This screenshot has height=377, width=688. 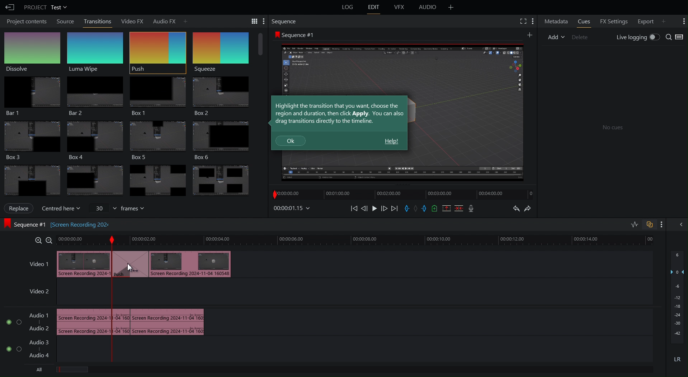 I want to click on Play, so click(x=374, y=209).